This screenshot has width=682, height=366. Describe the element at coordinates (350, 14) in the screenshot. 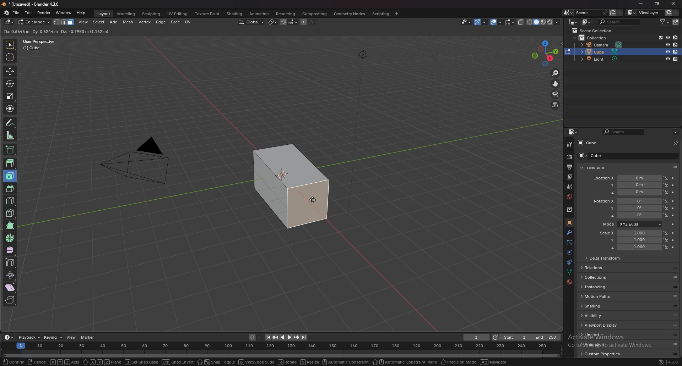

I see `geometry` at that location.